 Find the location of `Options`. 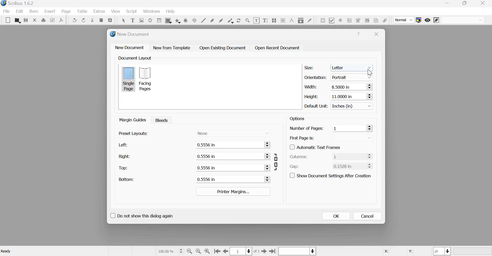

Options is located at coordinates (296, 119).